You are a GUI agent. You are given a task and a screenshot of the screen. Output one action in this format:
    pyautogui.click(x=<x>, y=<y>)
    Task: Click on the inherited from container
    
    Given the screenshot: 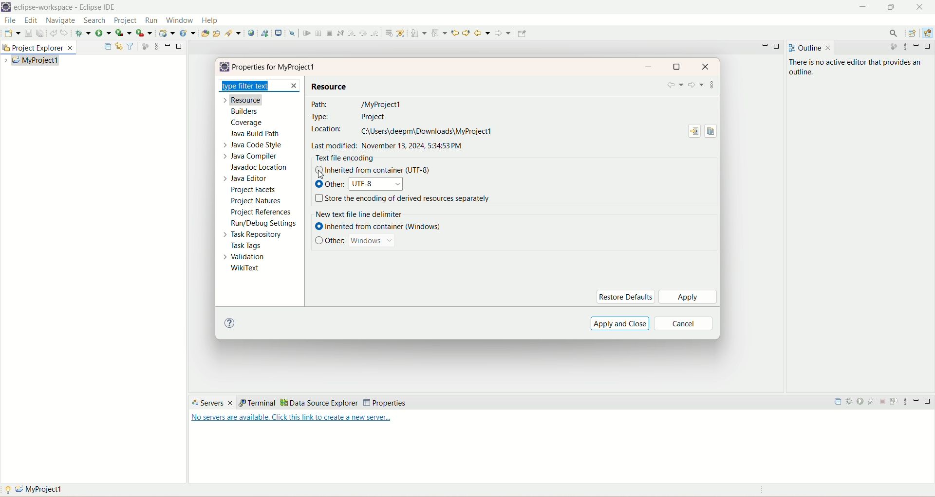 What is the action you would take?
    pyautogui.click(x=387, y=171)
    